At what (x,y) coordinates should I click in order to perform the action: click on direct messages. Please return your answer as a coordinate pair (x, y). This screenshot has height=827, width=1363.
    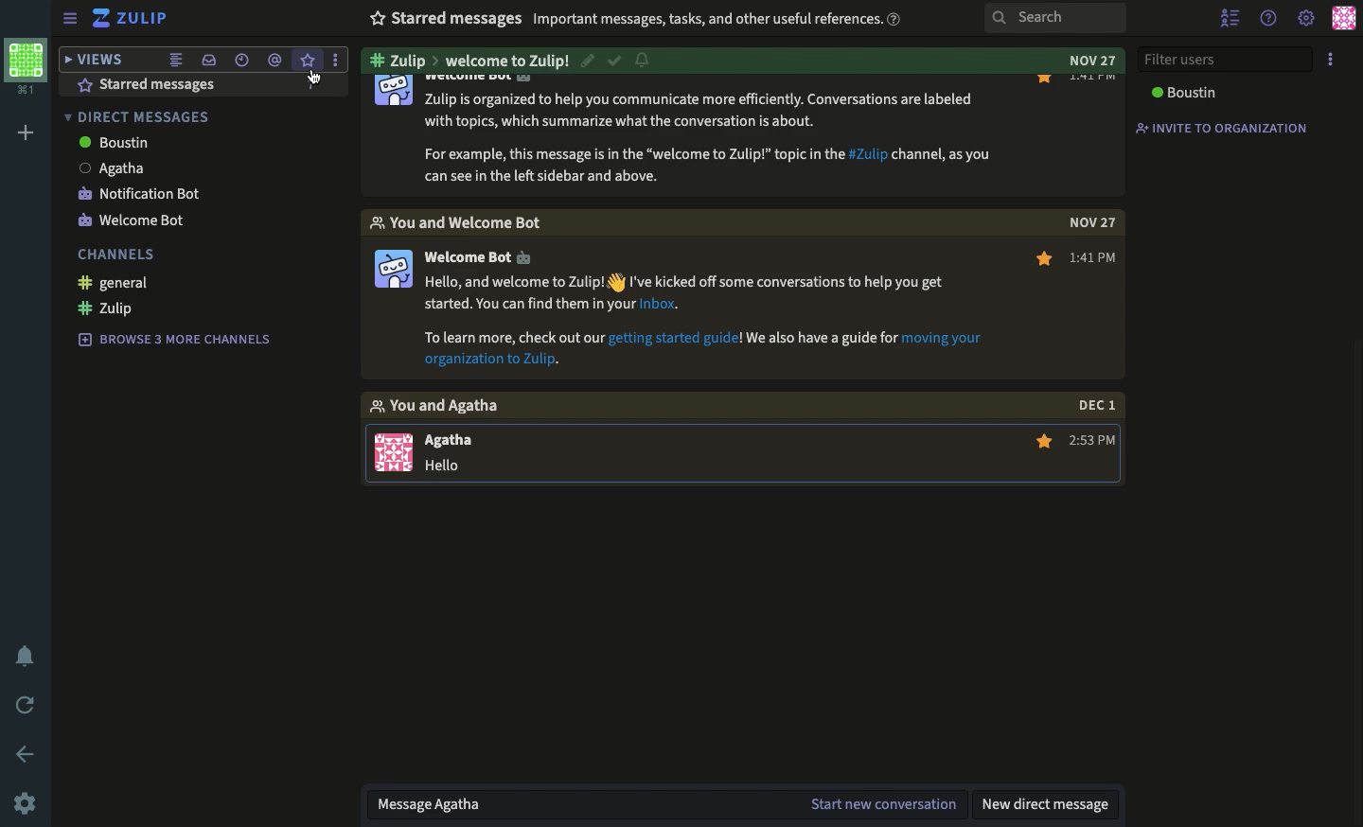
    Looking at the image, I should click on (140, 116).